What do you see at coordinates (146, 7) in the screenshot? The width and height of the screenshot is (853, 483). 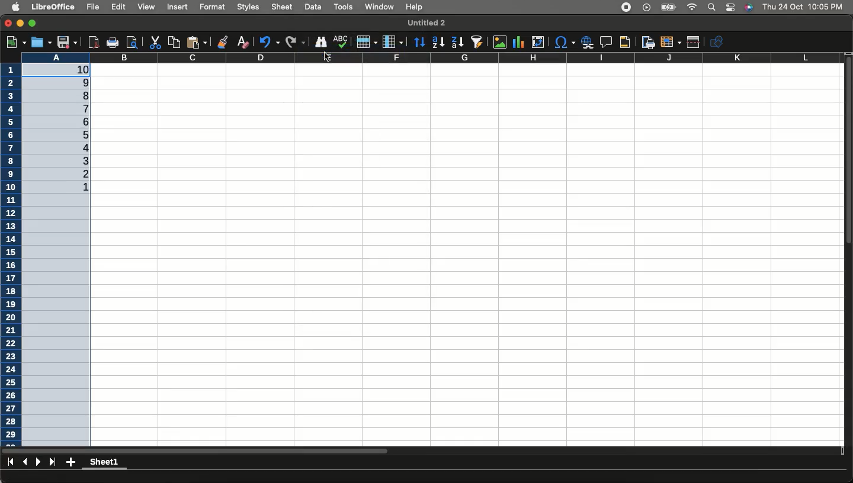 I see `View` at bounding box center [146, 7].